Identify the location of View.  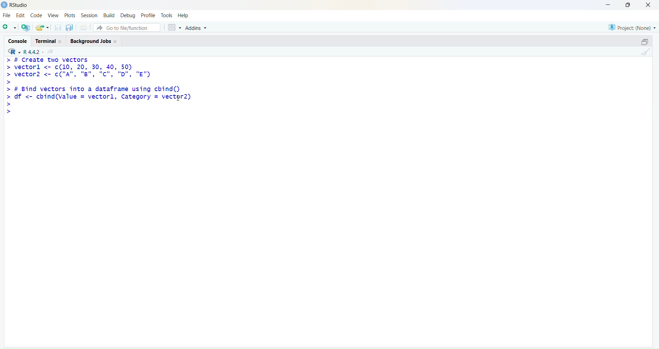
(53, 15).